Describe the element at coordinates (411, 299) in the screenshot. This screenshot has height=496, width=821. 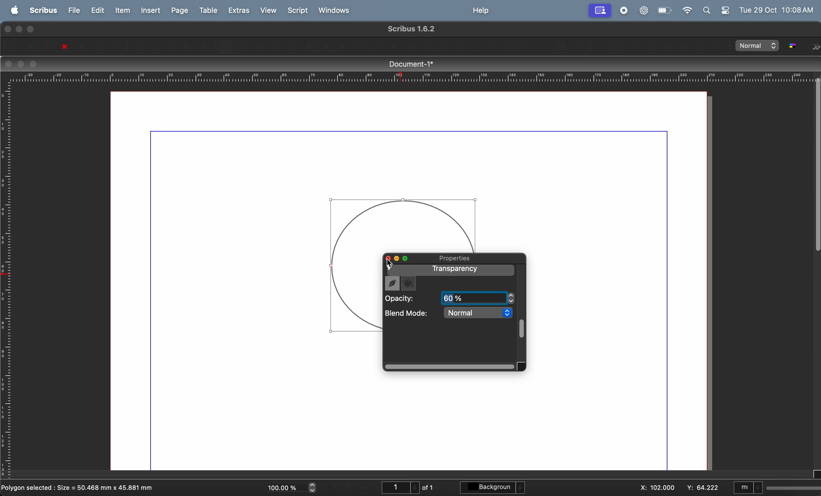
I see `opacity` at that location.